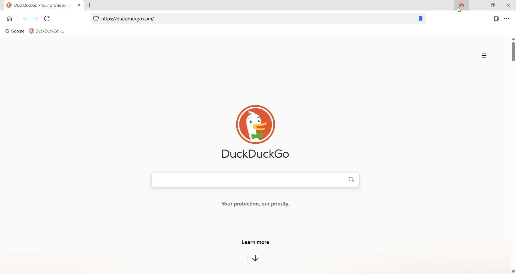 The width and height of the screenshot is (516, 274). I want to click on scroll bar, so click(509, 155).